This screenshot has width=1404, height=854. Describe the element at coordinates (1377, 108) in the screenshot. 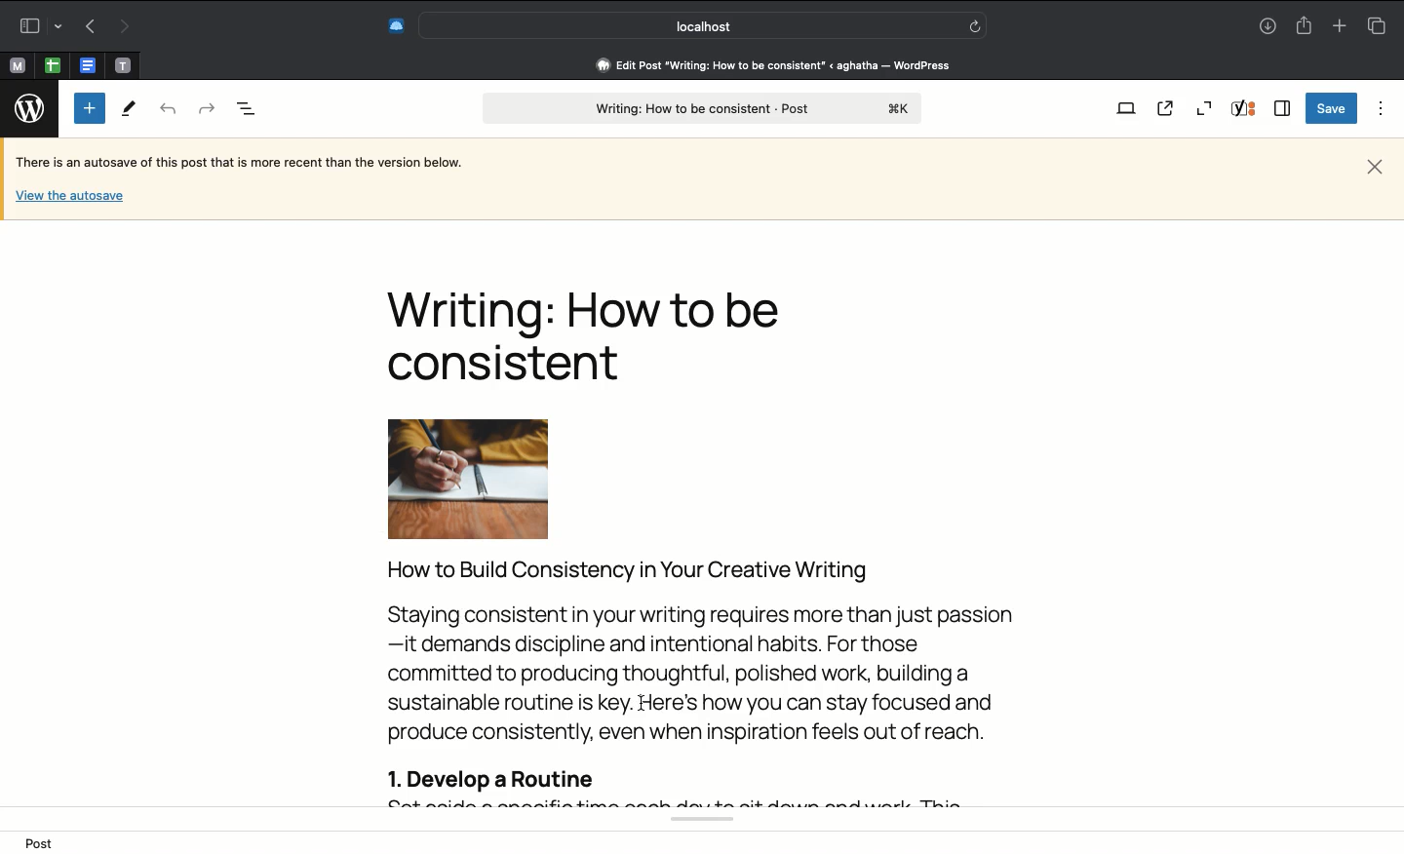

I see `Options` at that location.